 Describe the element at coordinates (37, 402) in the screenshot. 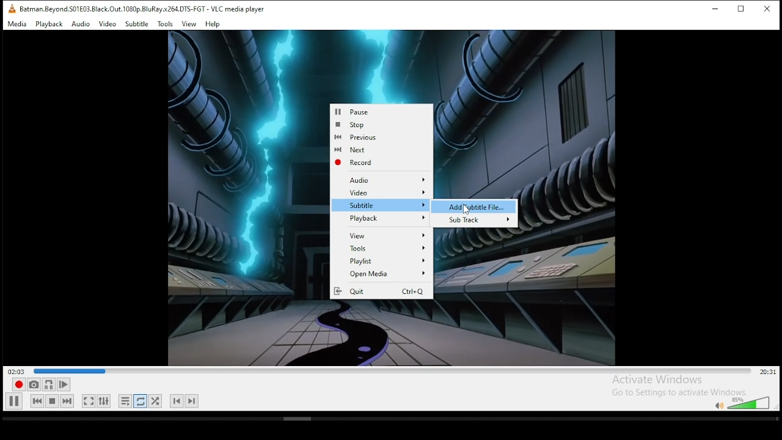

I see `previous media in playlist, skips backward when held` at that location.